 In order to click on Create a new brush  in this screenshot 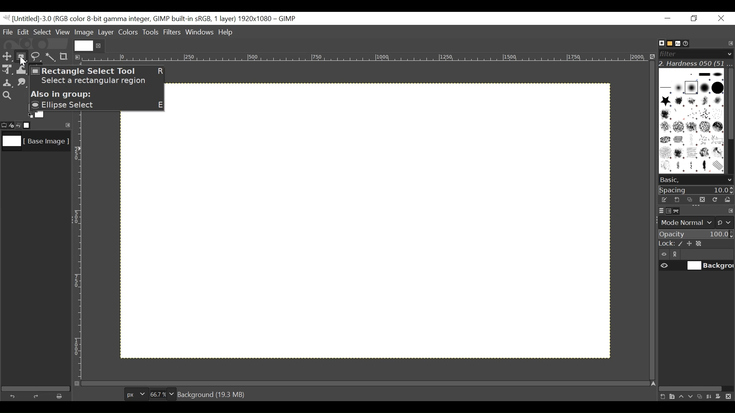, I will do `click(676, 200)`.